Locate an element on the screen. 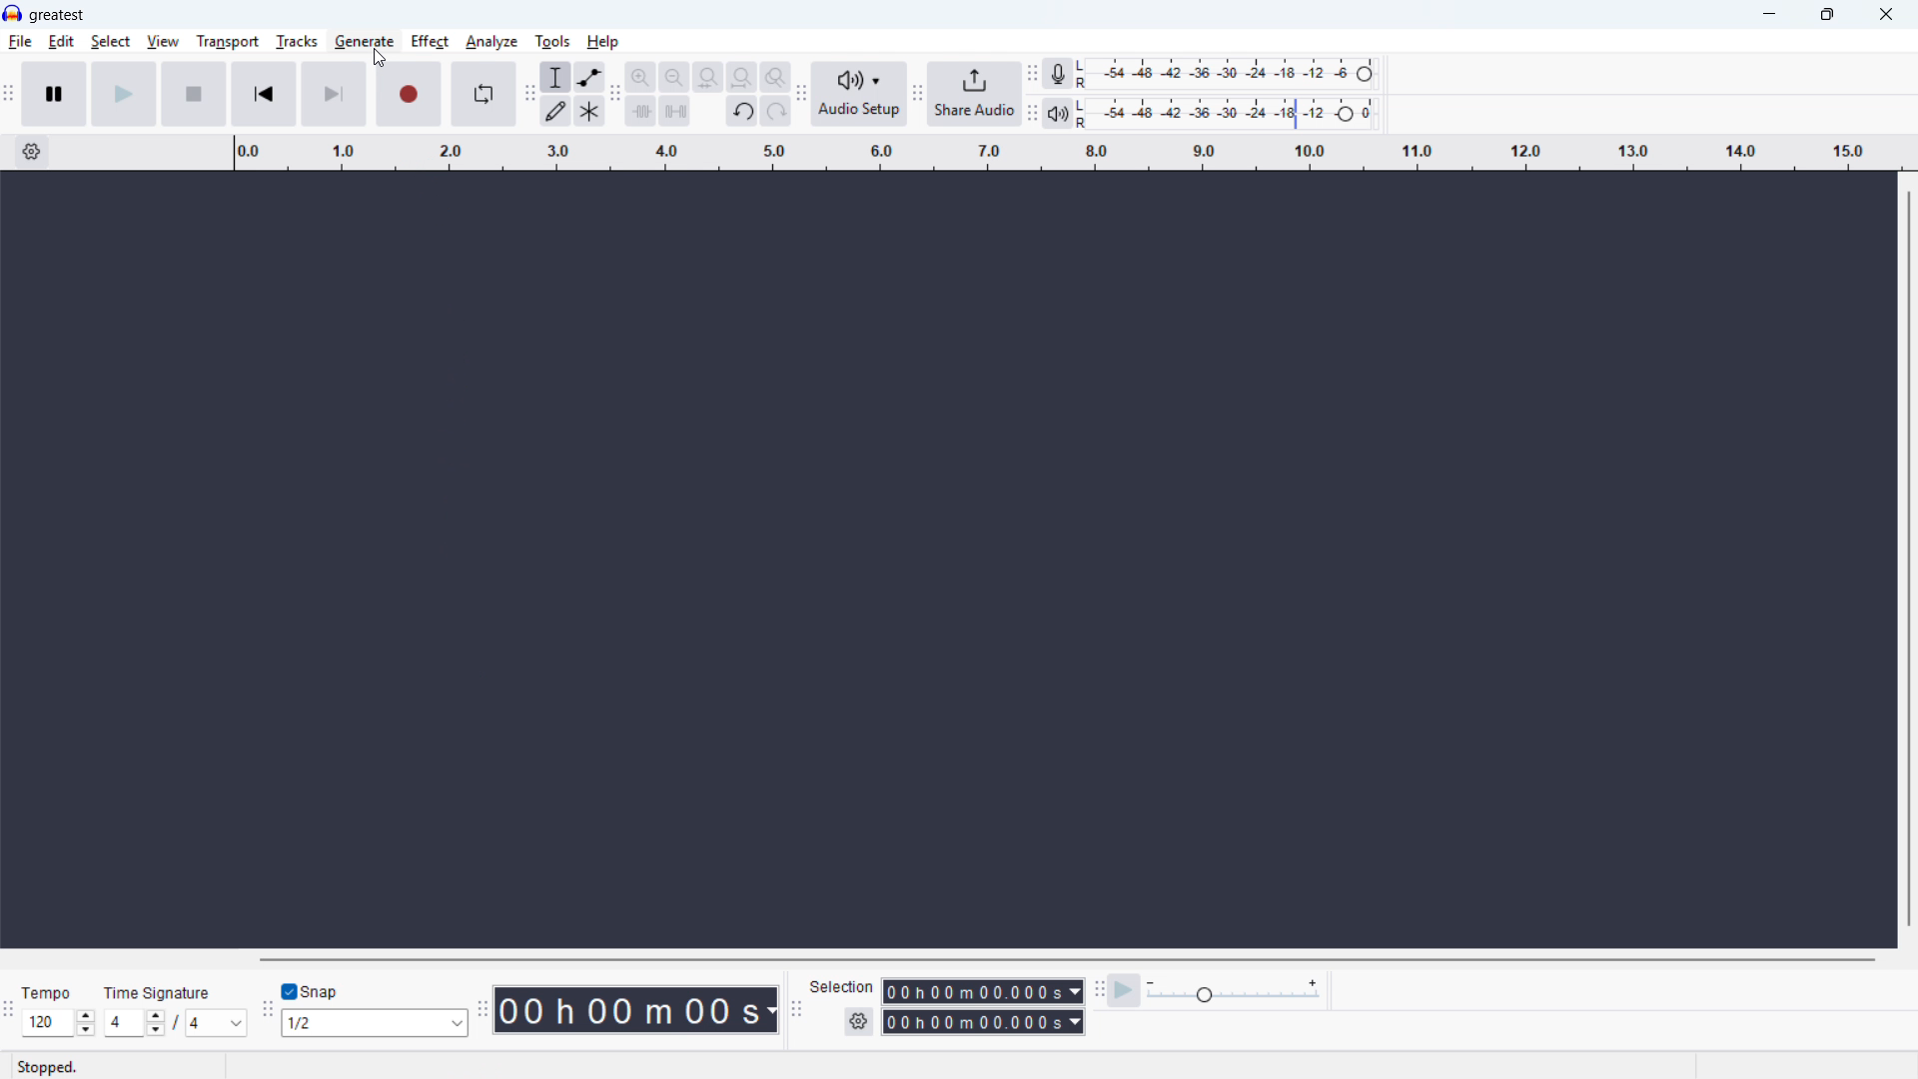  tools toolbar is located at coordinates (529, 96).